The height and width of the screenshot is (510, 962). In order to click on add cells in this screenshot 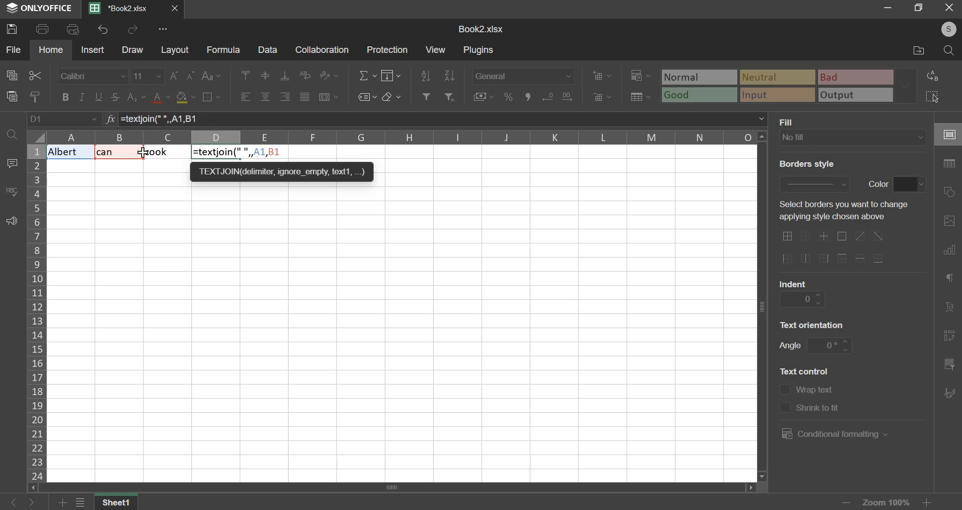, I will do `click(602, 75)`.